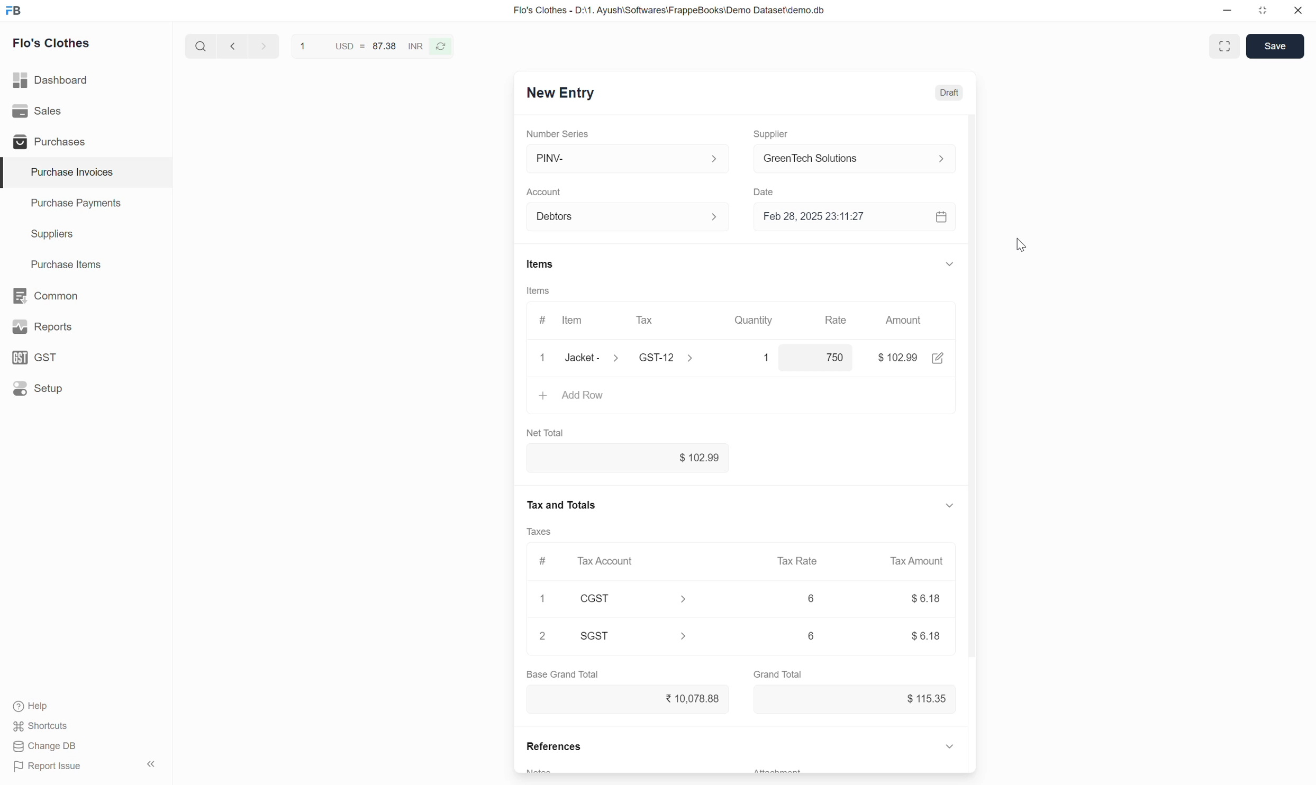 Image resolution: width=1316 pixels, height=785 pixels. Describe the element at coordinates (632, 561) in the screenshot. I see `Tax Account` at that location.